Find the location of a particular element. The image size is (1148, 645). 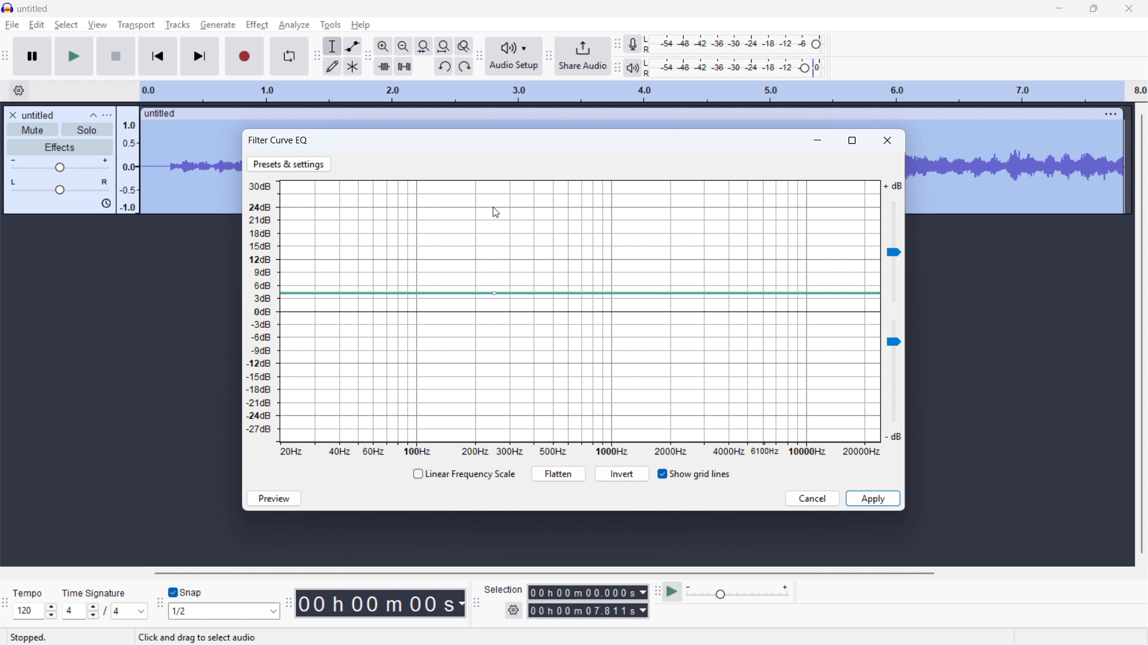

tracks is located at coordinates (177, 24).